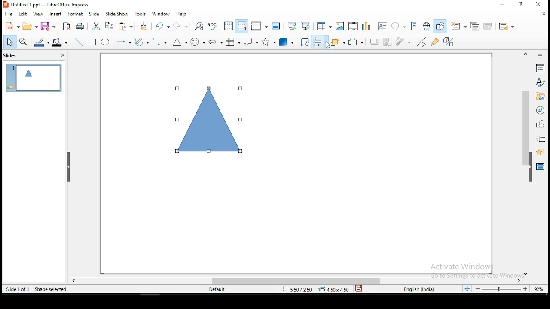 The height and width of the screenshot is (309, 550). What do you see at coordinates (198, 42) in the screenshot?
I see `symbol shapes` at bounding box center [198, 42].